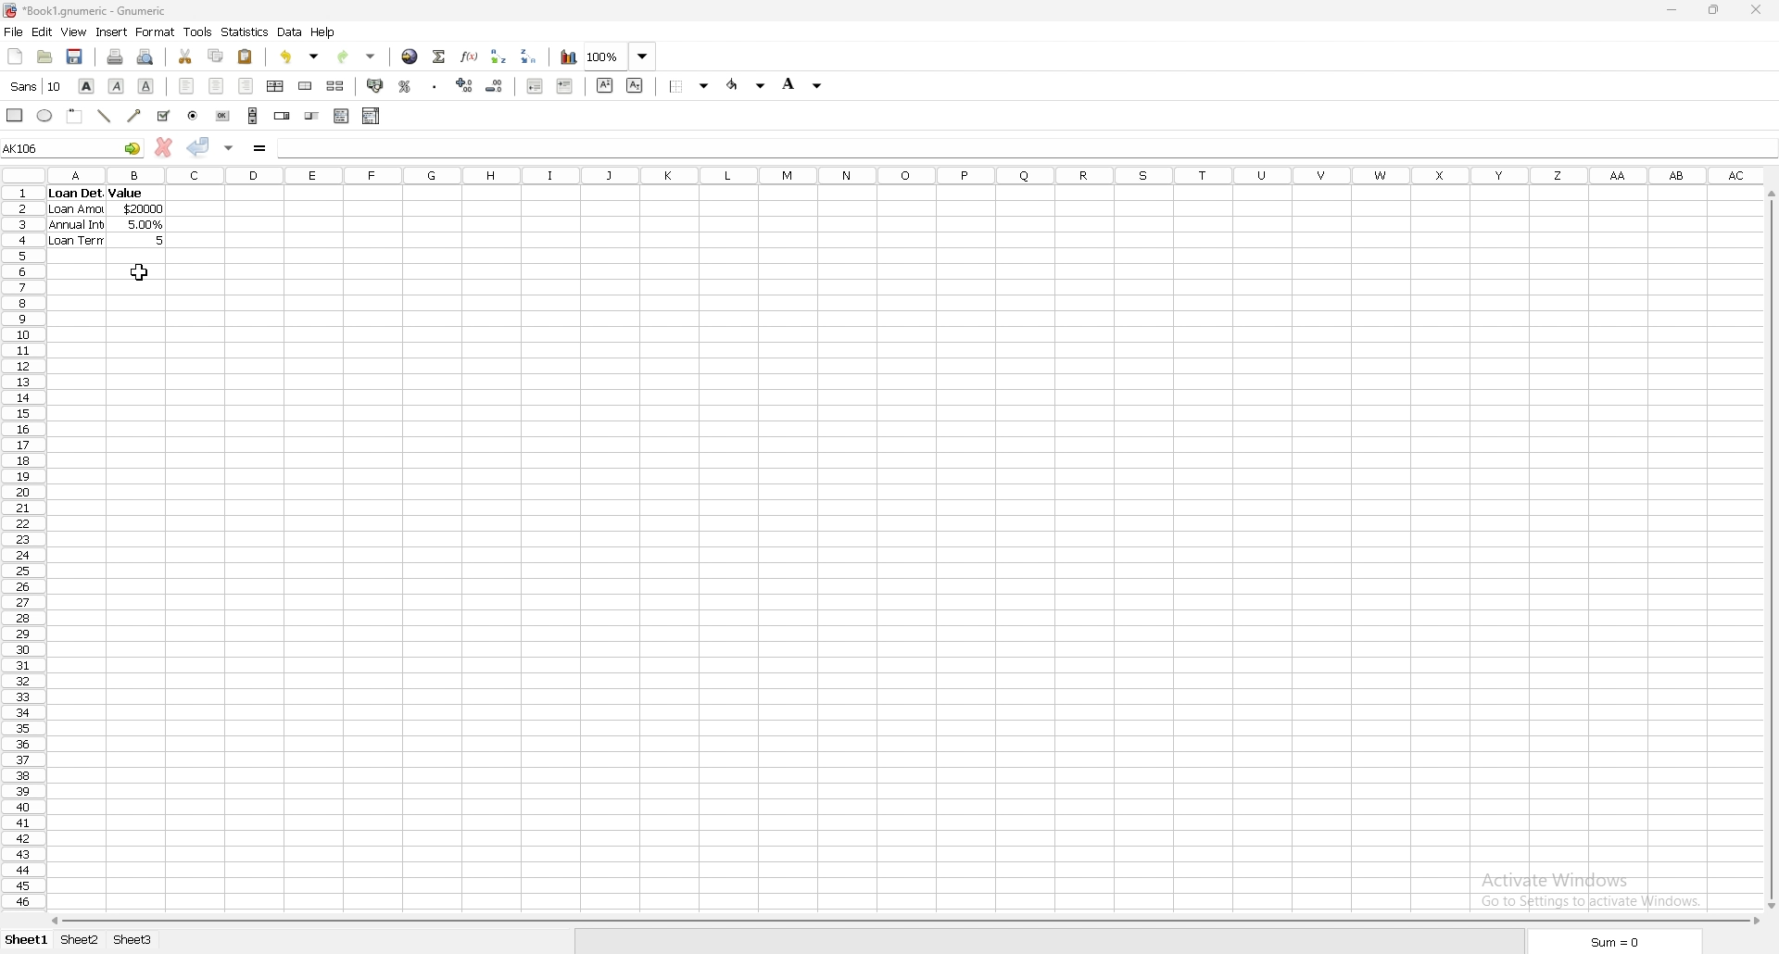 Image resolution: width=1779 pixels, height=954 pixels. I want to click on column, so click(909, 174).